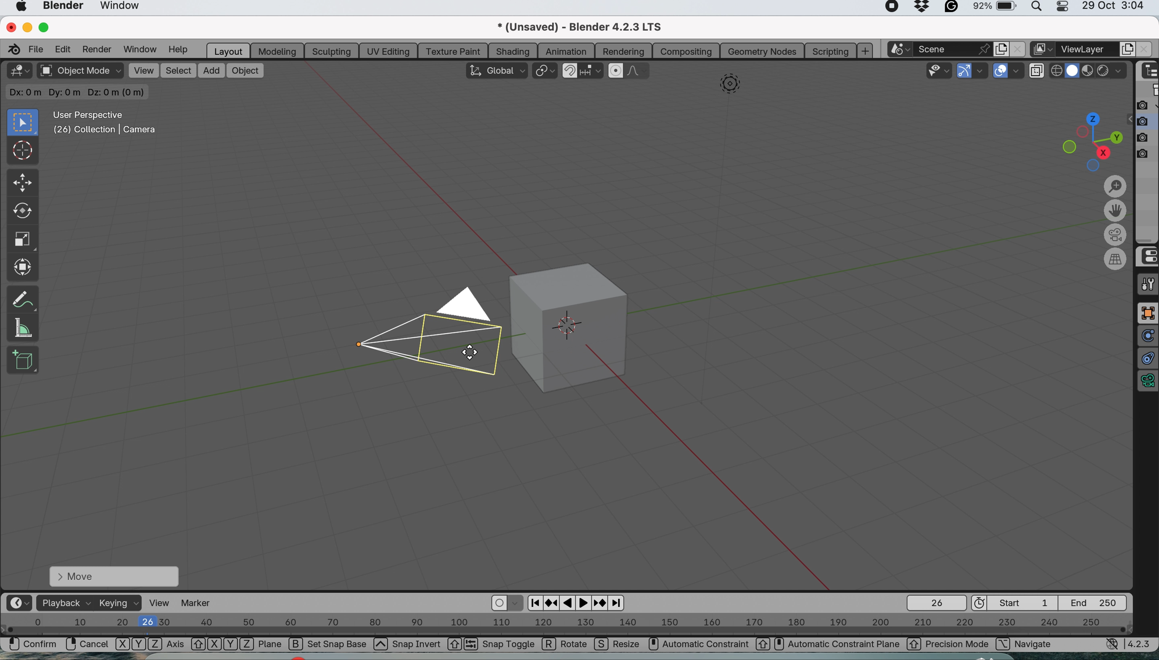 This screenshot has width=1159, height=660. Describe the element at coordinates (570, 69) in the screenshot. I see `snap` at that location.